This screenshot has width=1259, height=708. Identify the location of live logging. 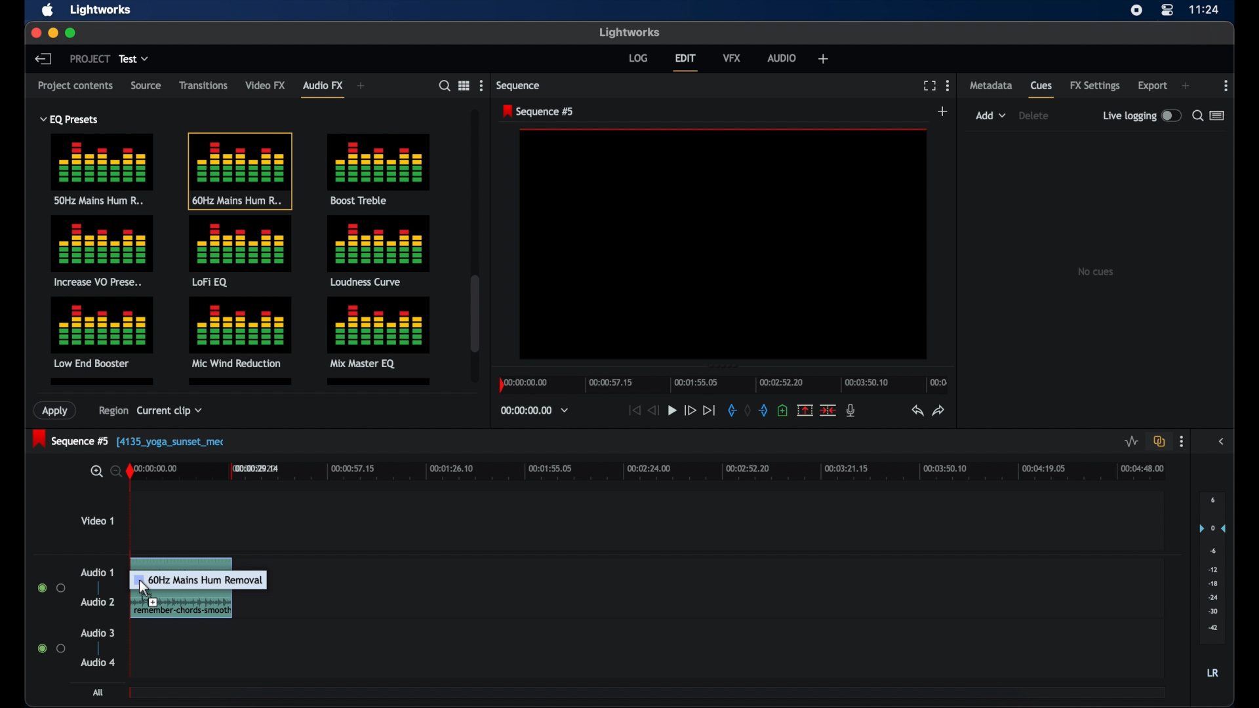
(1141, 115).